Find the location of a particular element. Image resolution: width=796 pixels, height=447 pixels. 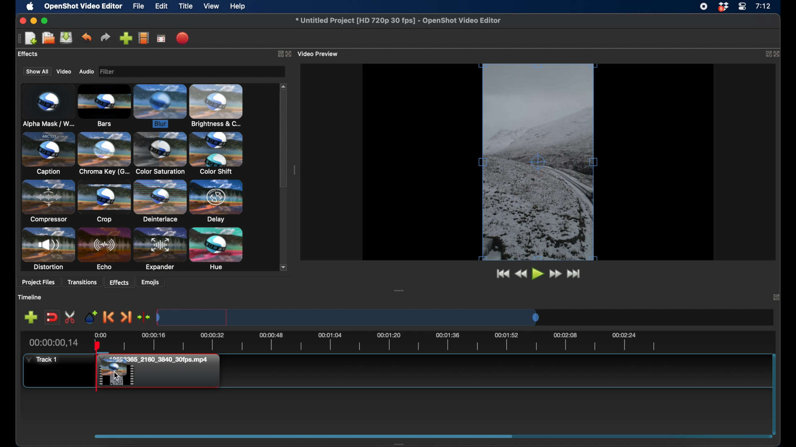

echo is located at coordinates (104, 249).